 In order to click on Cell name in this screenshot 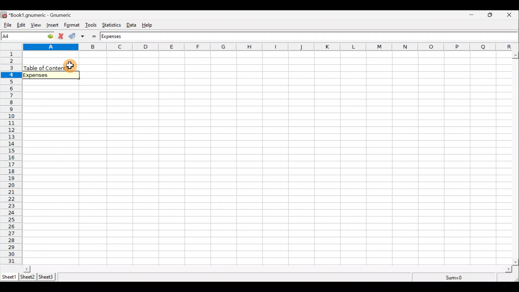, I will do `click(28, 36)`.